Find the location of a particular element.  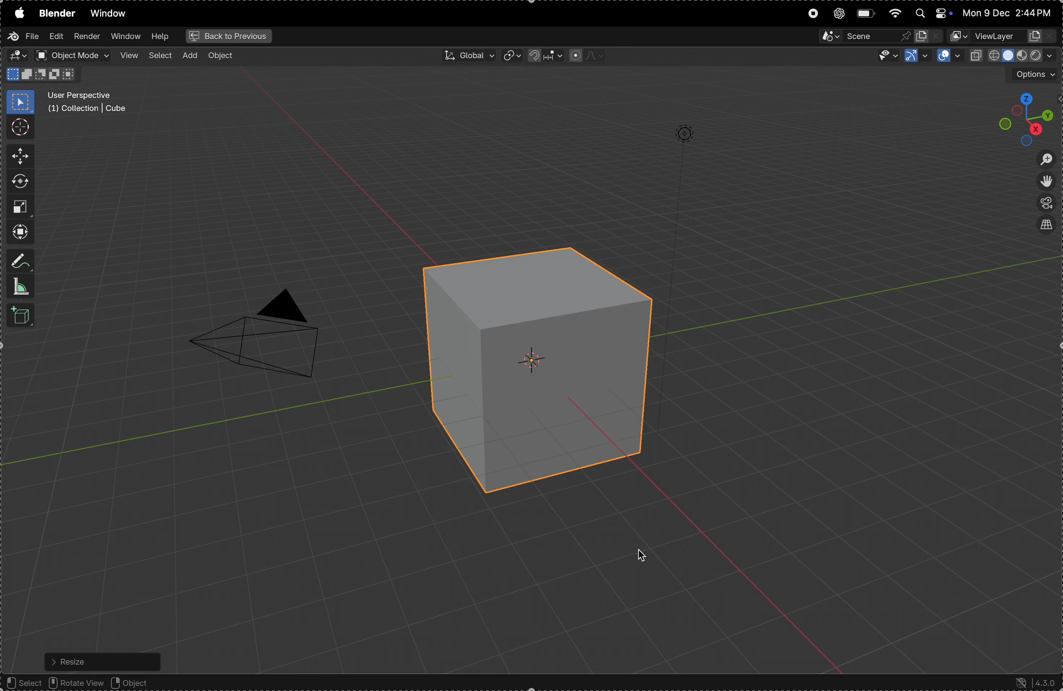

record is located at coordinates (812, 16).